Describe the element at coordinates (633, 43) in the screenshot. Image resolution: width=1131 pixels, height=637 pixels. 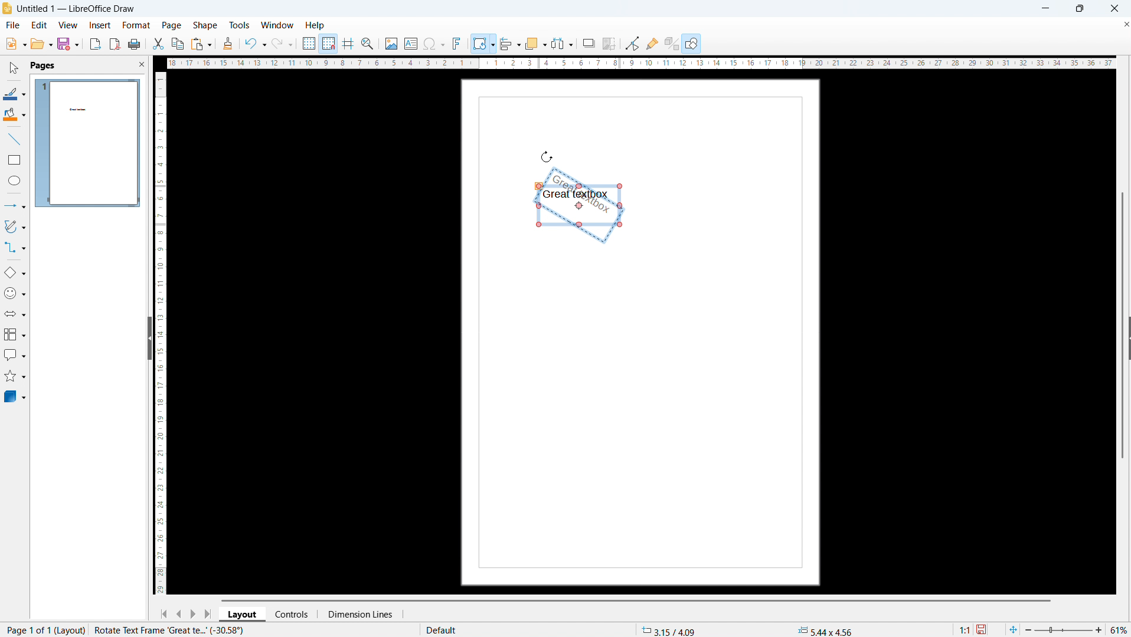
I see `toggle point edit mode` at that location.